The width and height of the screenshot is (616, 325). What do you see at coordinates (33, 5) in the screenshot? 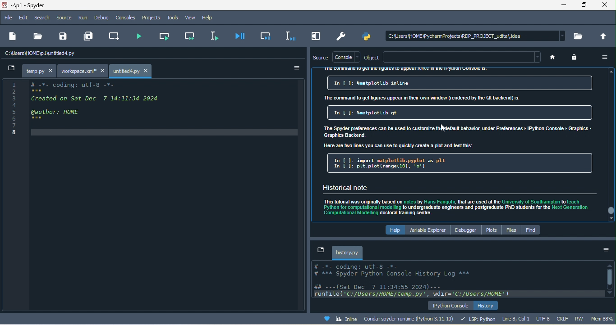
I see `title` at bounding box center [33, 5].